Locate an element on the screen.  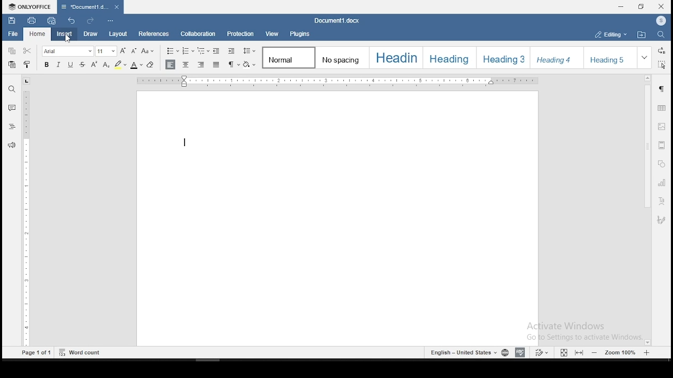
copy is located at coordinates (12, 52).